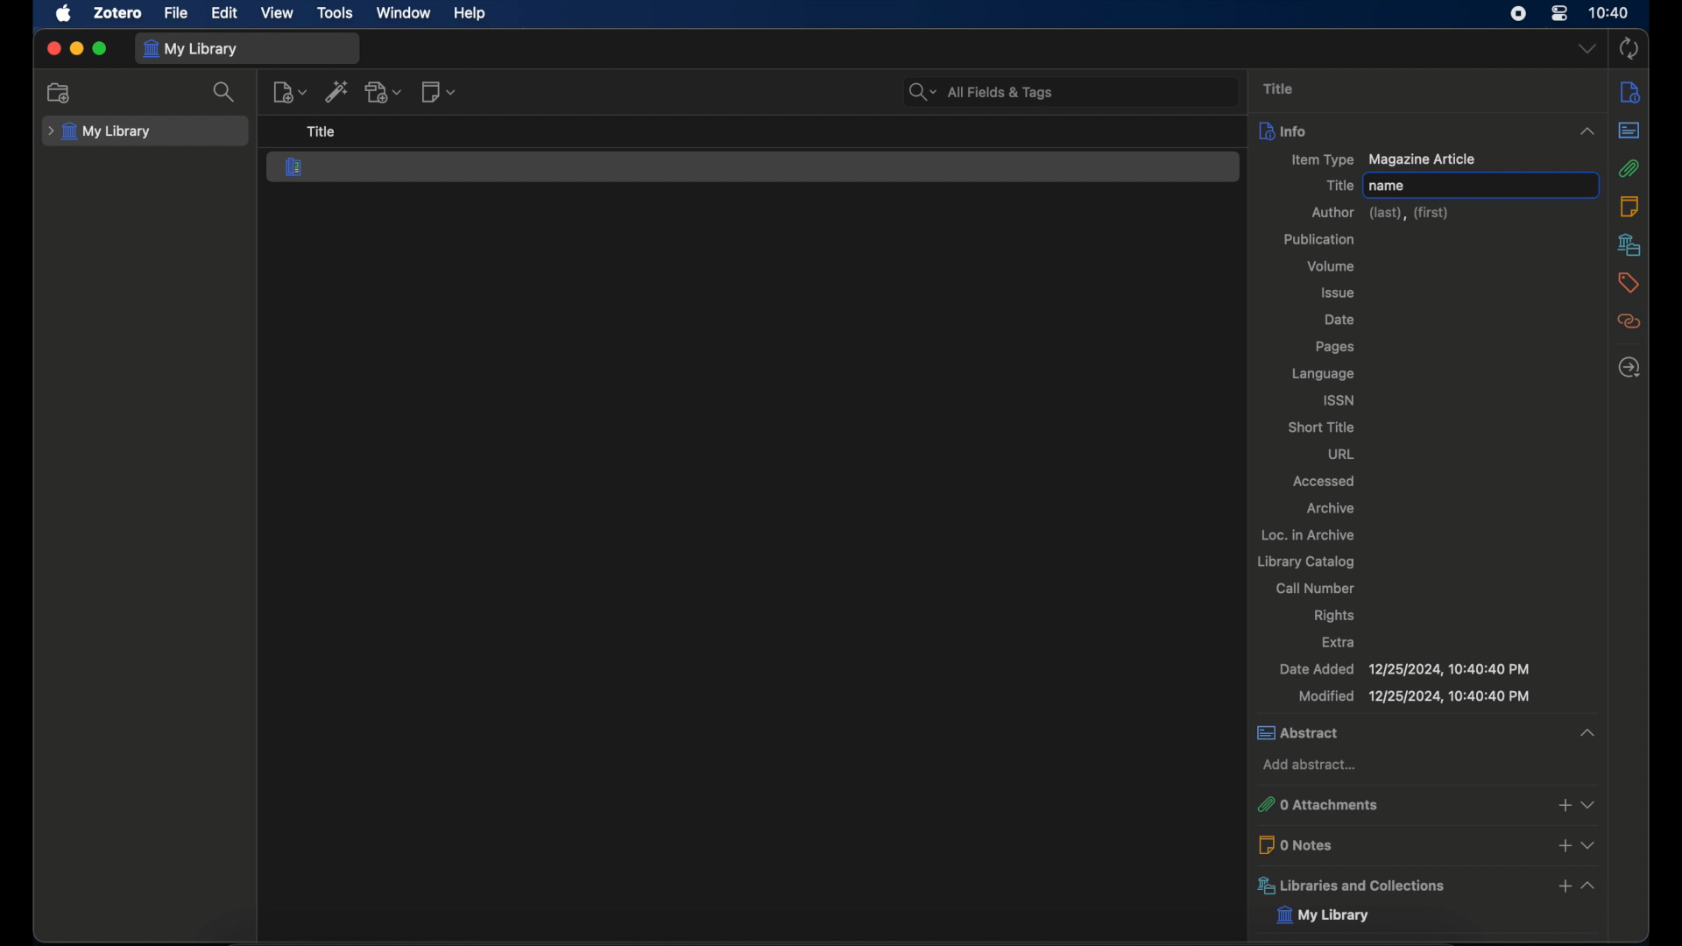 This screenshot has height=946, width=1682. Describe the element at coordinates (1630, 206) in the screenshot. I see `notes` at that location.